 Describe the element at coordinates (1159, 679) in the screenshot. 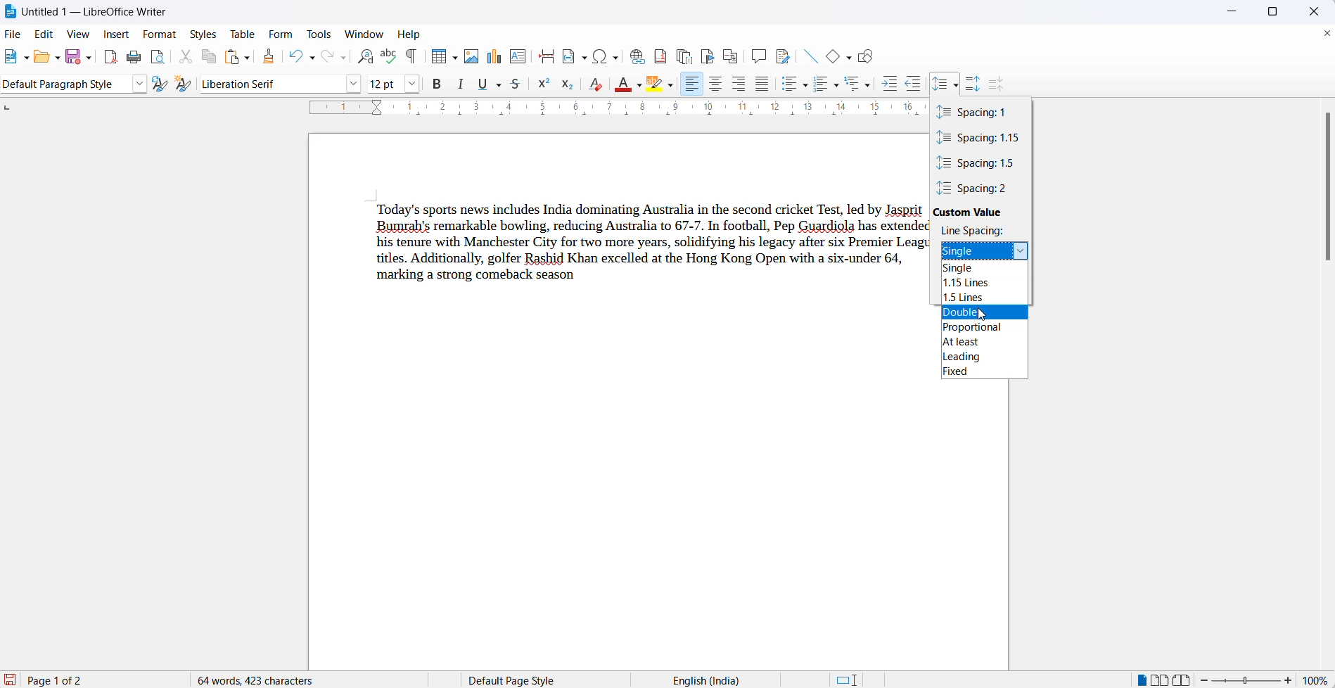

I see `multi page view` at that location.